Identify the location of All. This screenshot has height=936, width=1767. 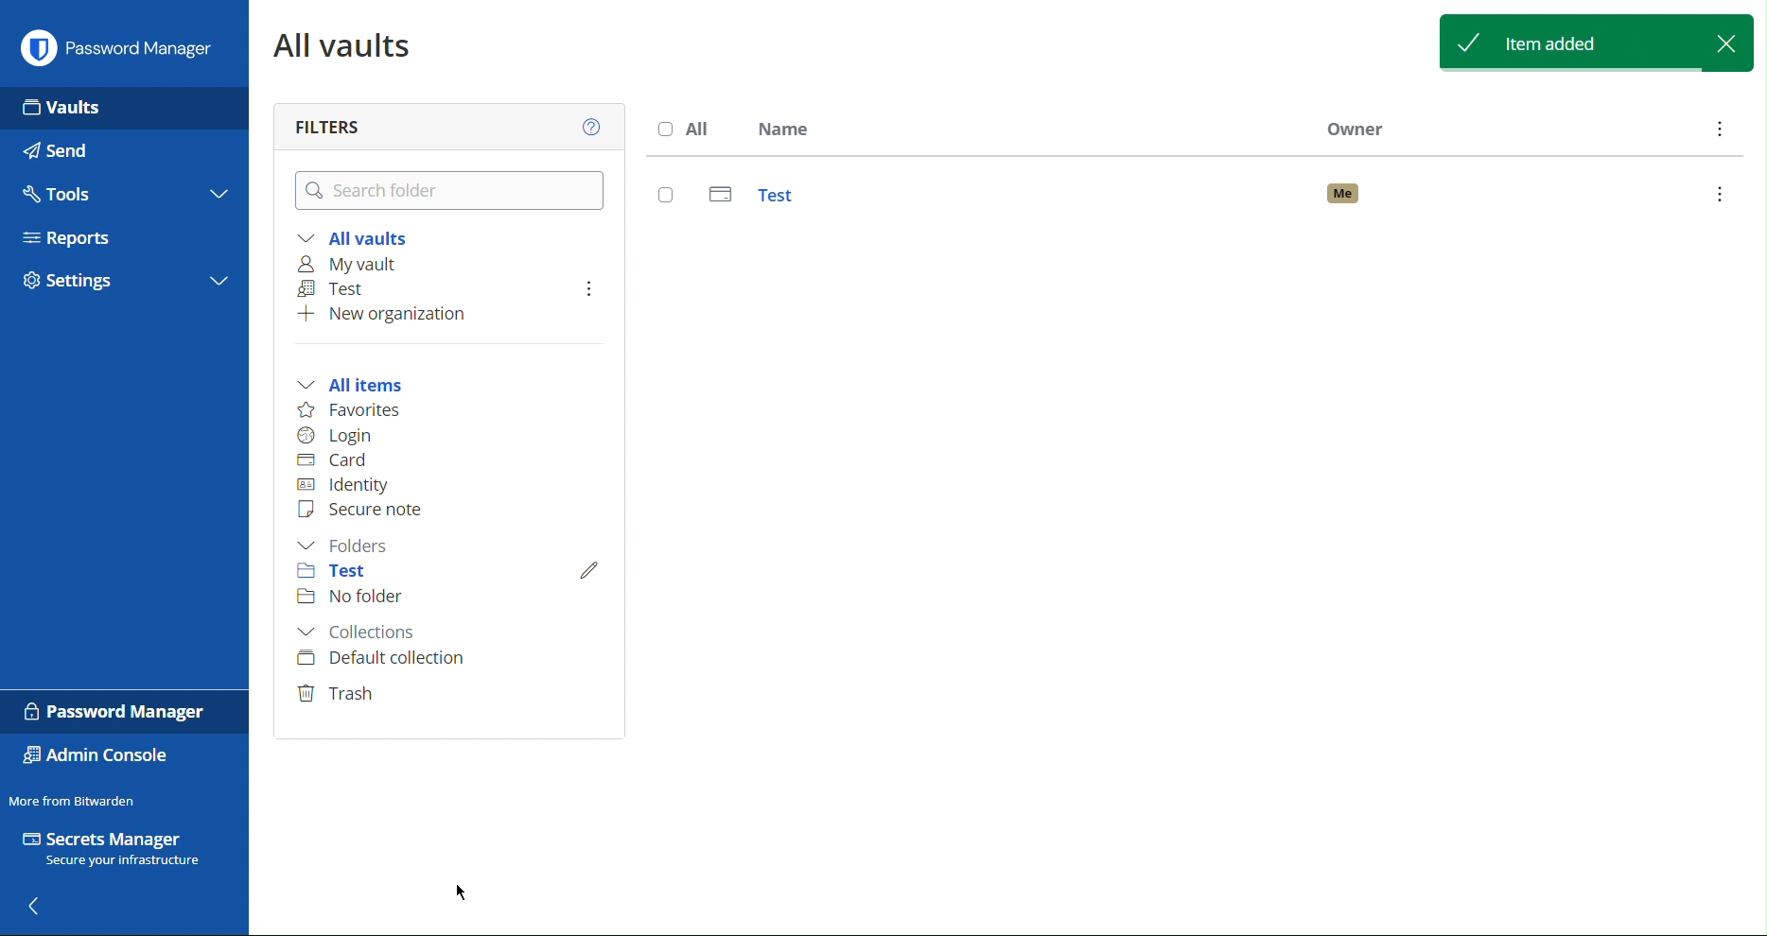
(682, 127).